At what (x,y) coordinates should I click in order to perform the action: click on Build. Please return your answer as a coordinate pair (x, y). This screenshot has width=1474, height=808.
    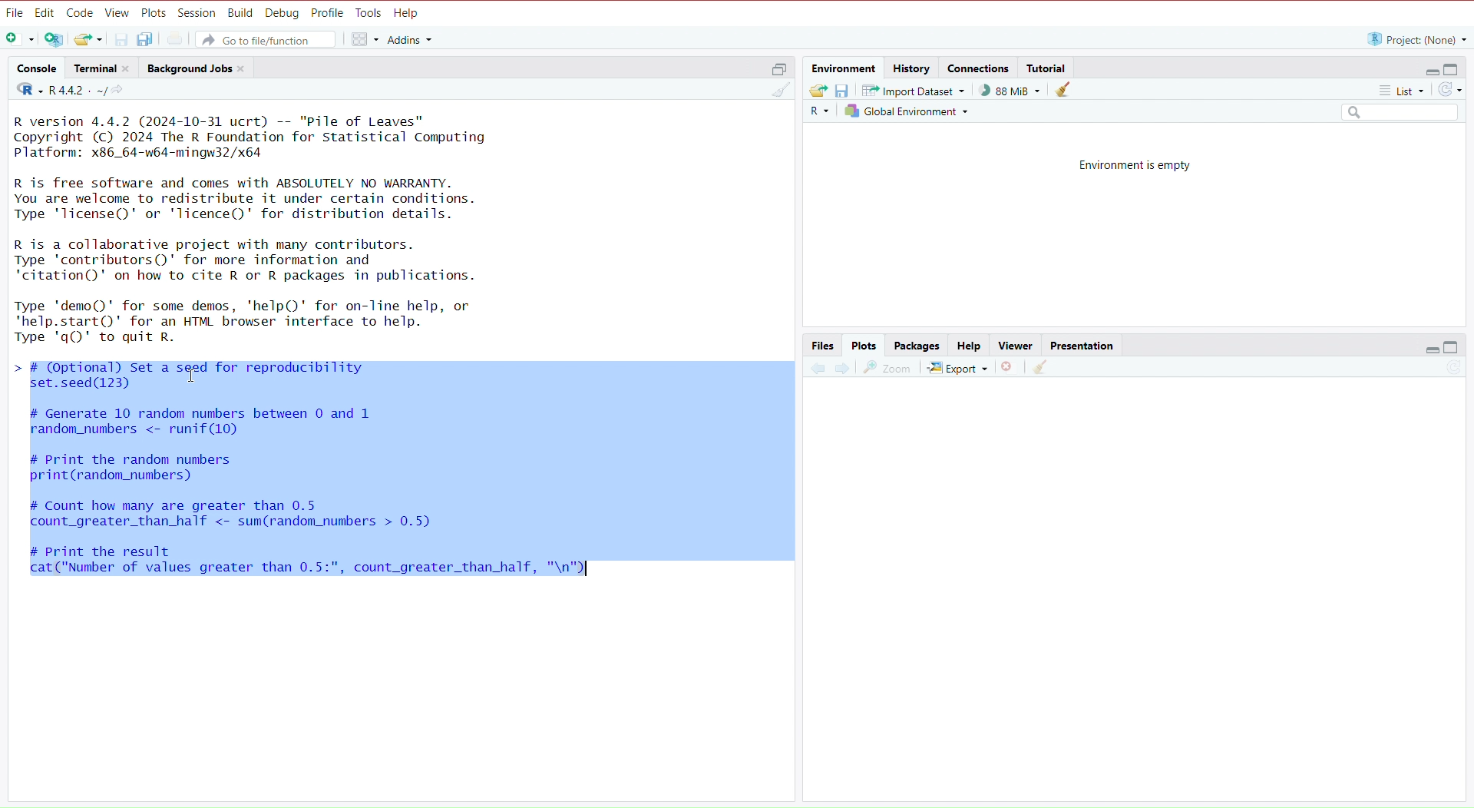
    Looking at the image, I should click on (240, 12).